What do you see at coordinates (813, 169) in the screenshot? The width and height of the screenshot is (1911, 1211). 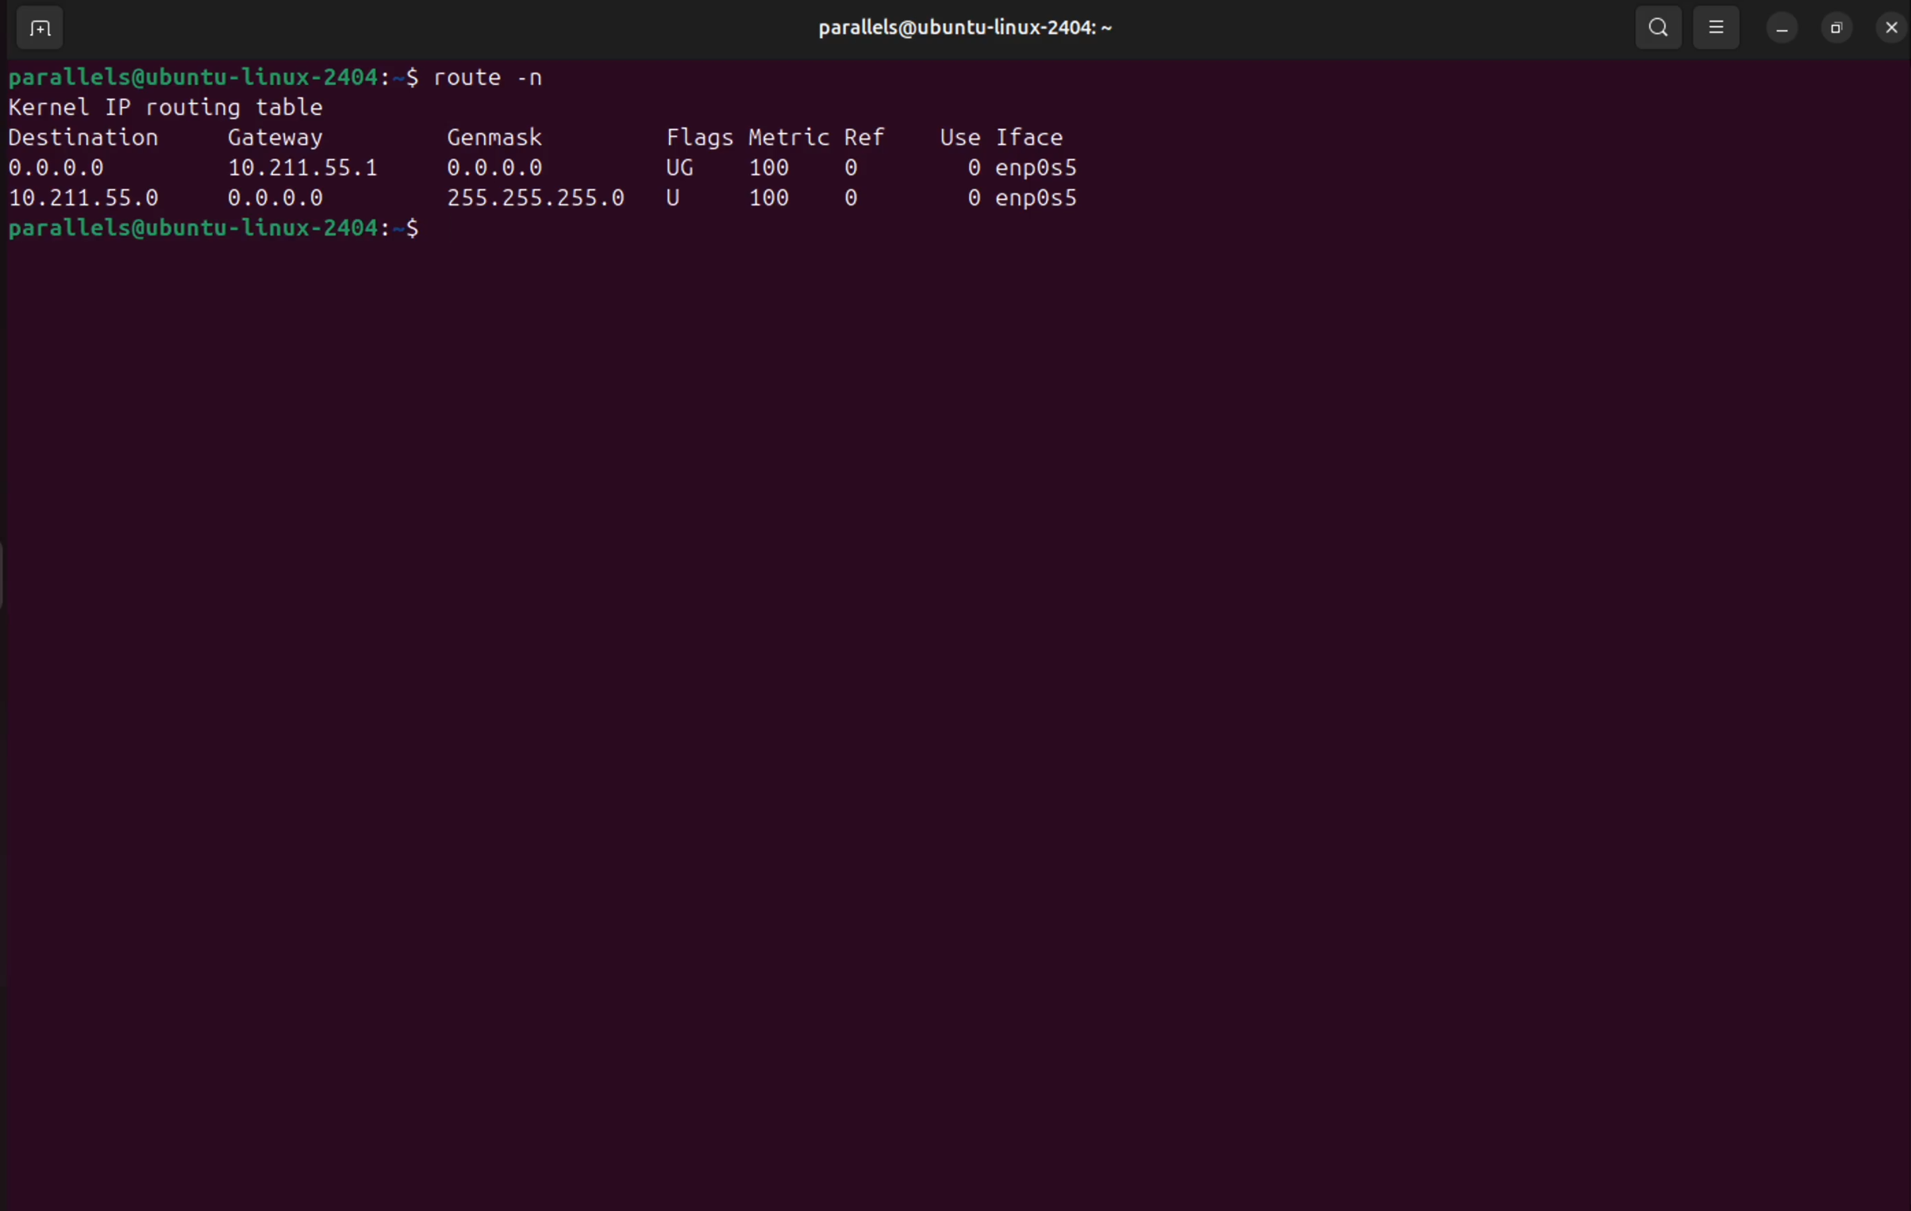 I see `100` at bounding box center [813, 169].